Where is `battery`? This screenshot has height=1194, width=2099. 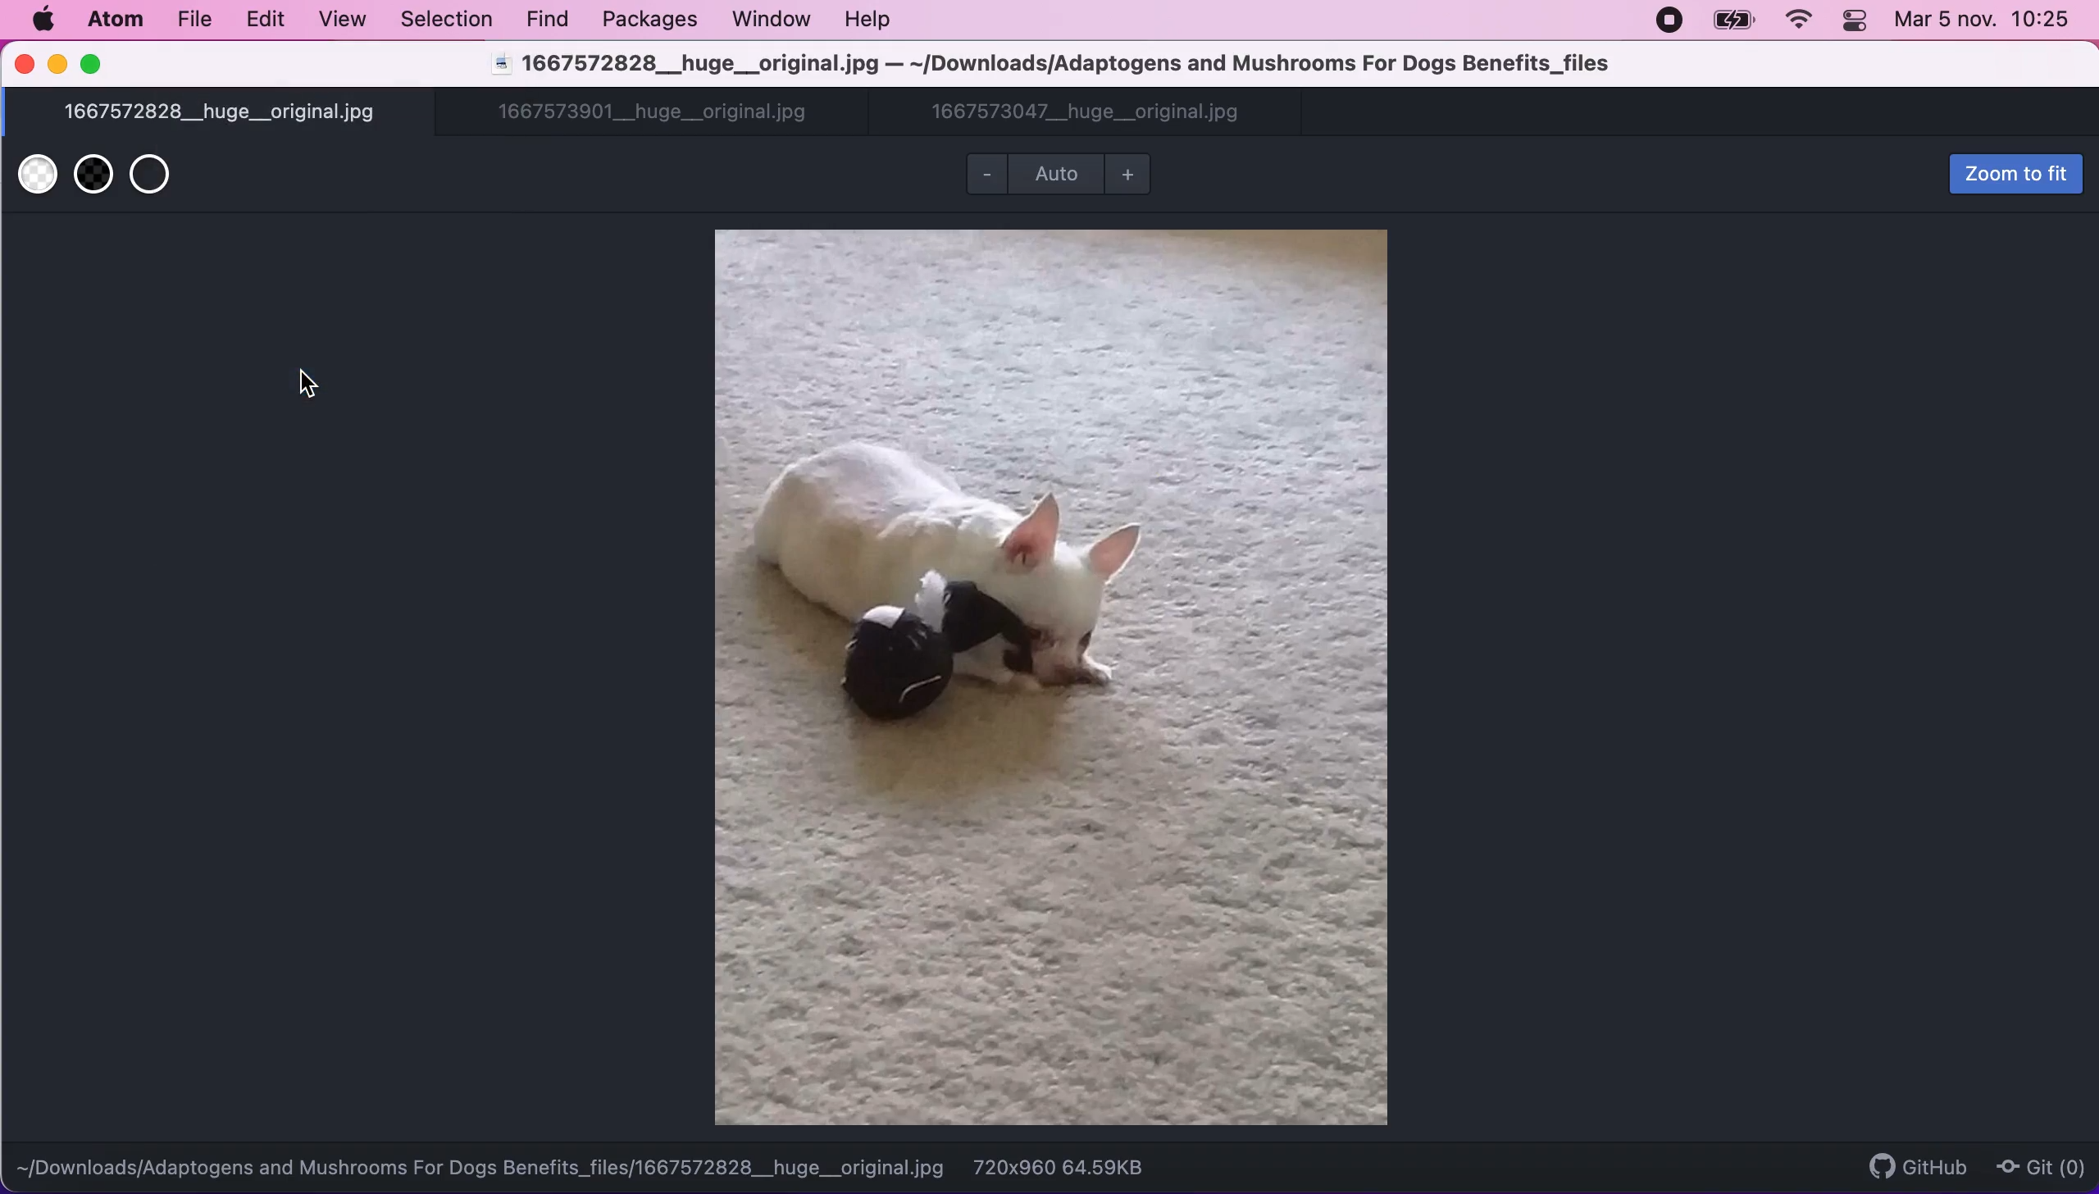
battery is located at coordinates (1730, 24).